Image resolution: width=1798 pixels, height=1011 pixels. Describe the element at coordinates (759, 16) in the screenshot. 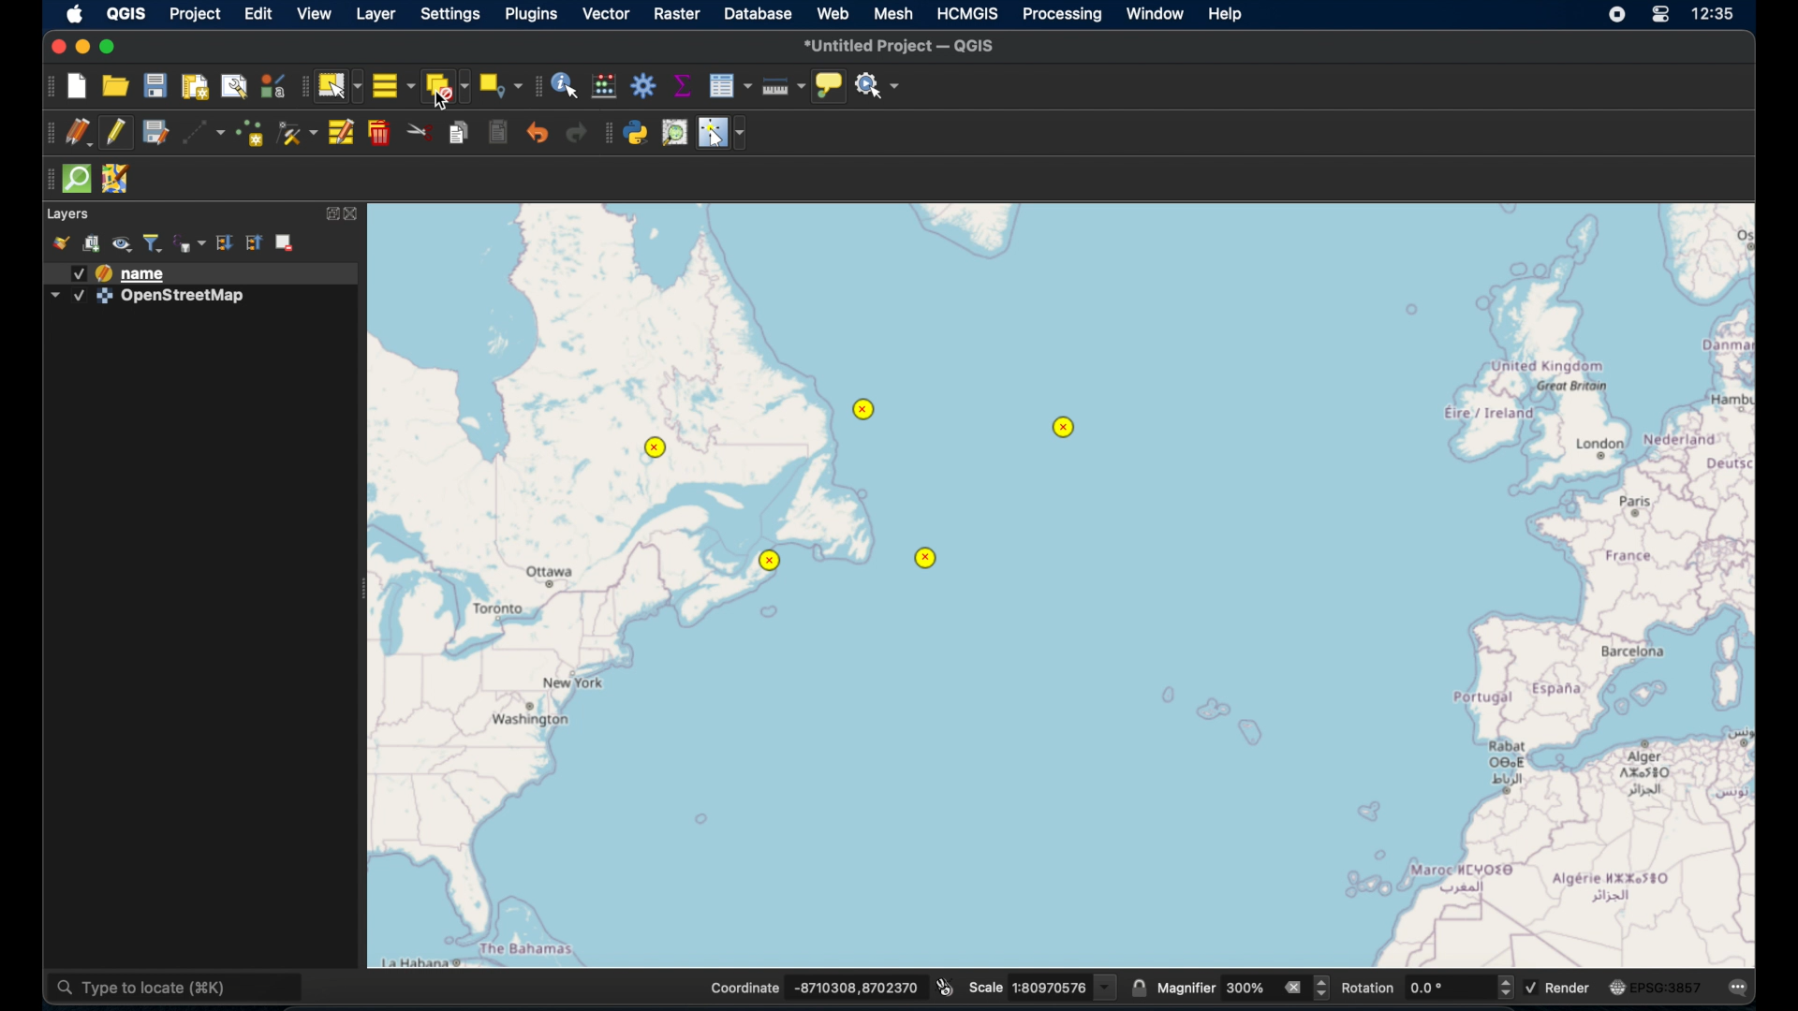

I see `database` at that location.